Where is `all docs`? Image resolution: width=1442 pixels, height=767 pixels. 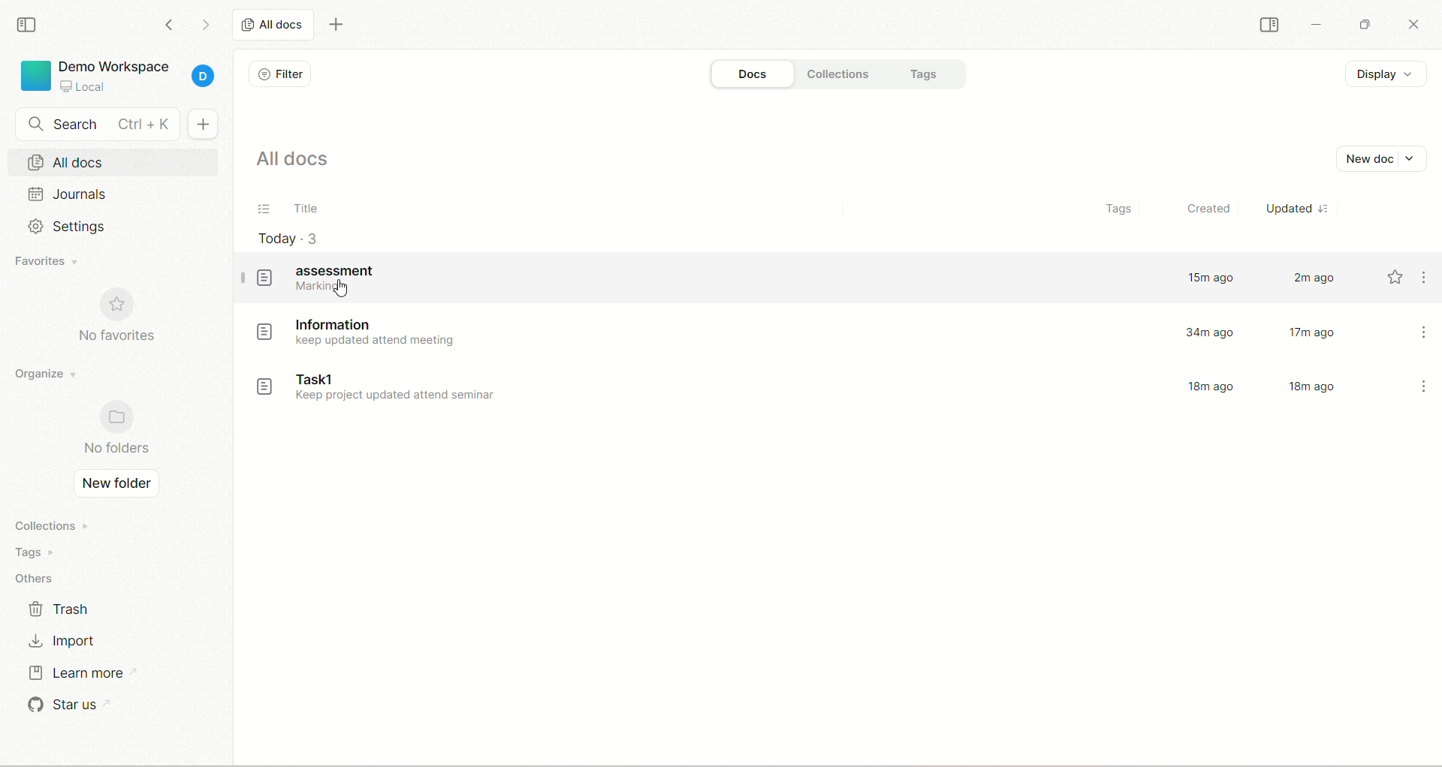
all docs is located at coordinates (298, 163).